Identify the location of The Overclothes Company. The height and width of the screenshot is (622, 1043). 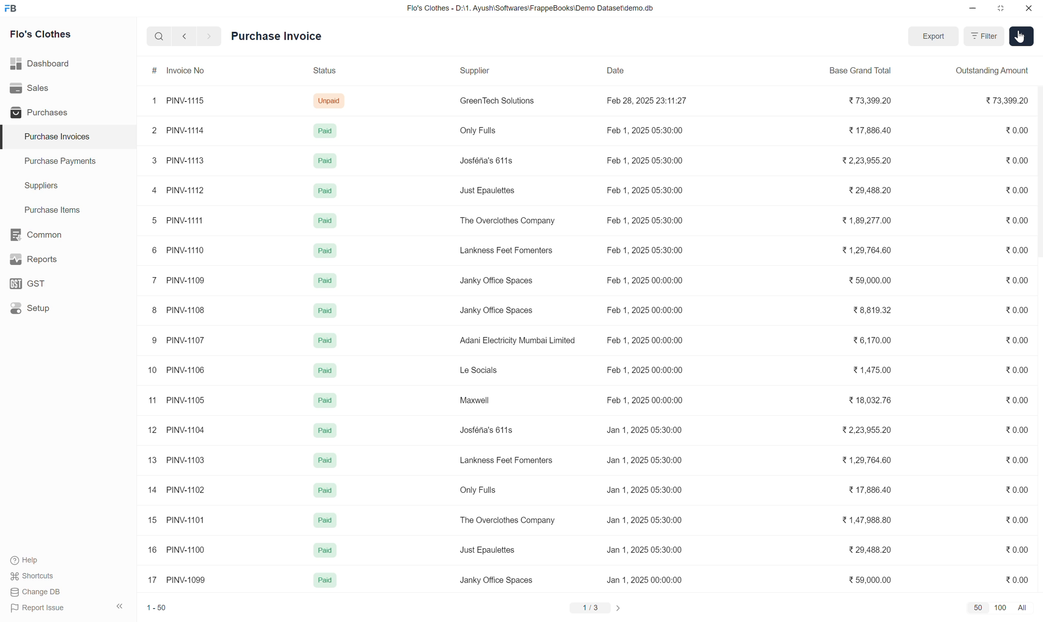
(511, 521).